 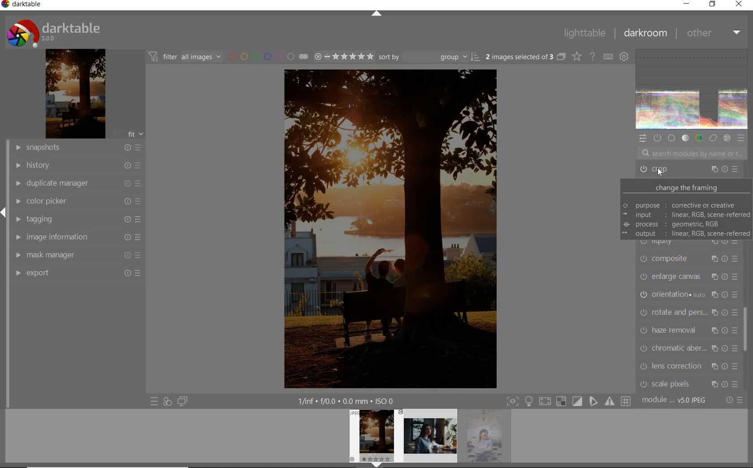 I want to click on display a second darkroom image window, so click(x=182, y=402).